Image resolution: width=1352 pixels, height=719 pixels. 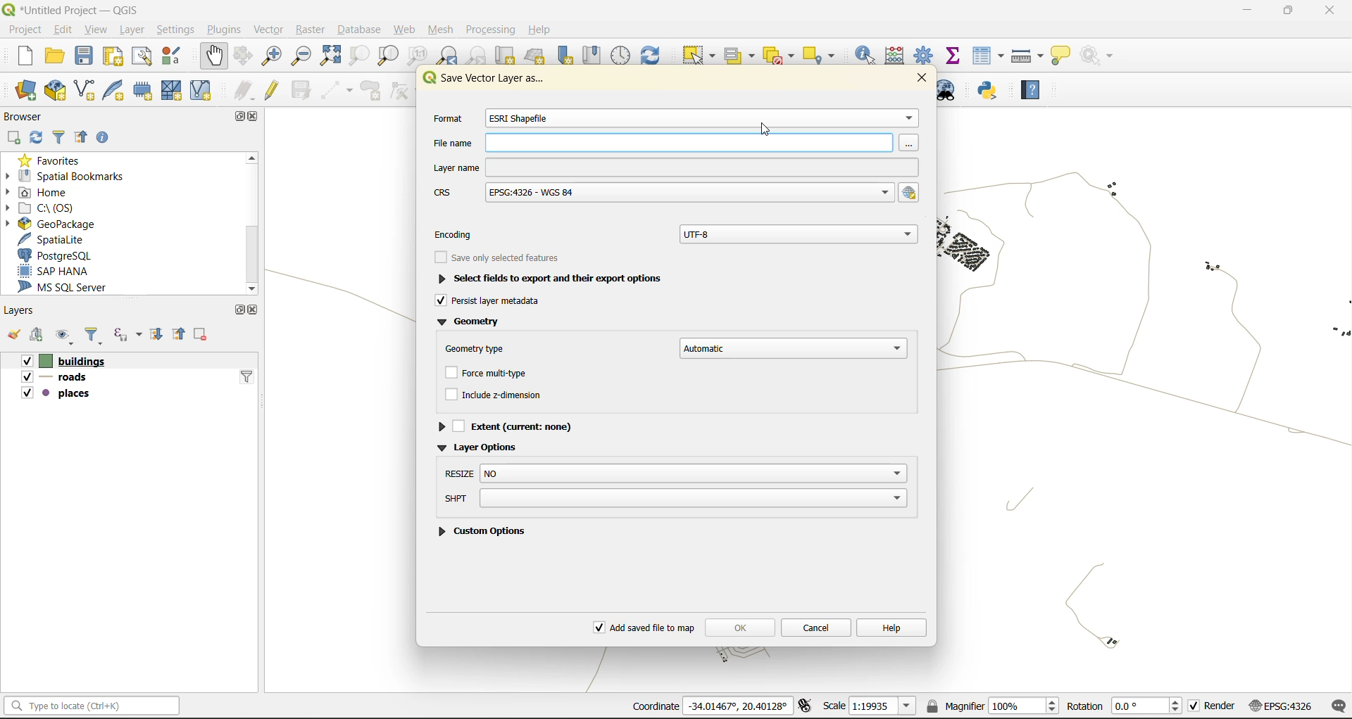 I want to click on filter, so click(x=60, y=136).